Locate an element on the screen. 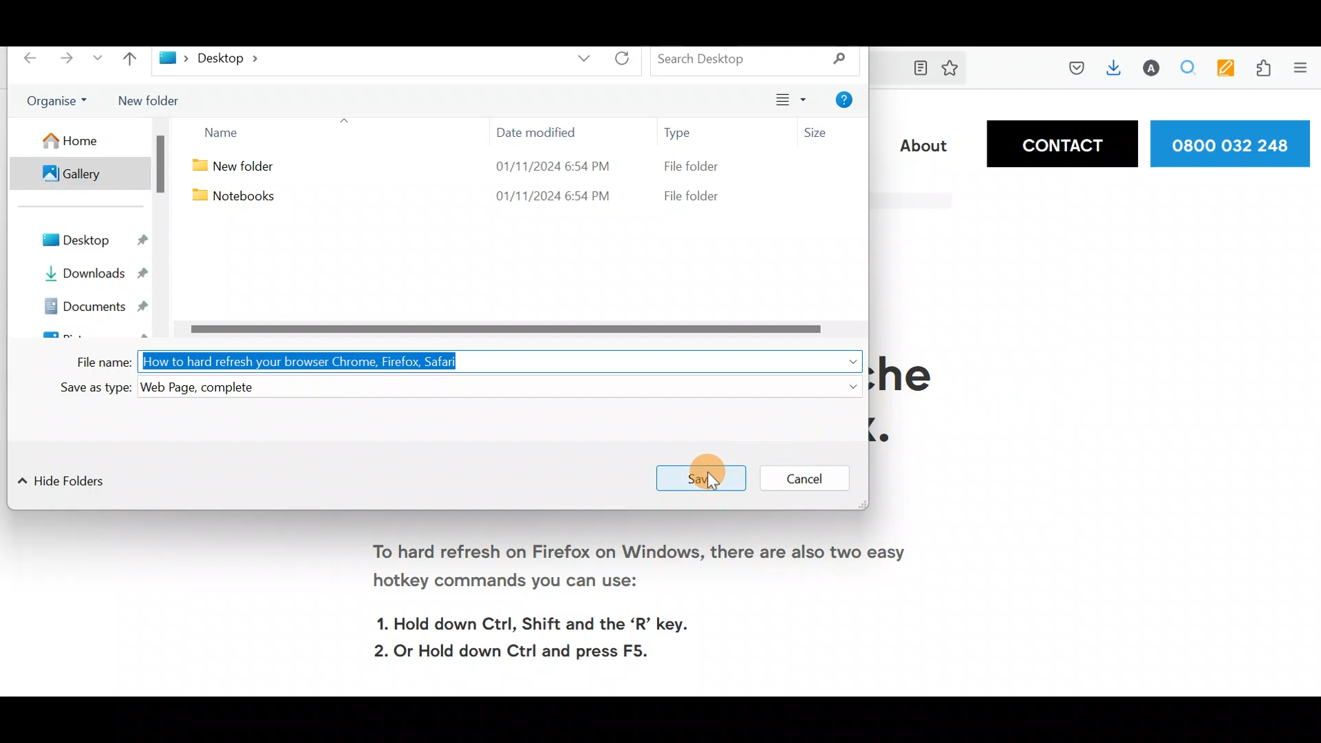 This screenshot has width=1321, height=743. Cursor is located at coordinates (709, 479).